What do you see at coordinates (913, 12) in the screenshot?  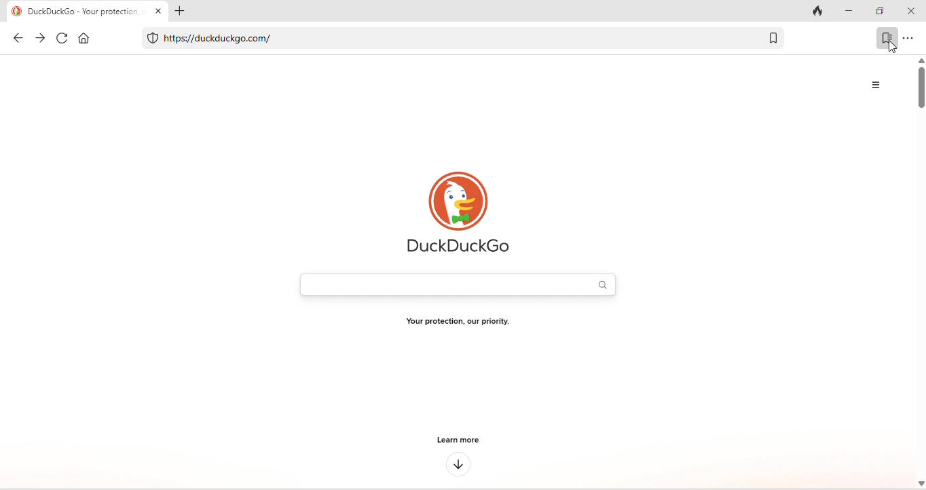 I see `close` at bounding box center [913, 12].